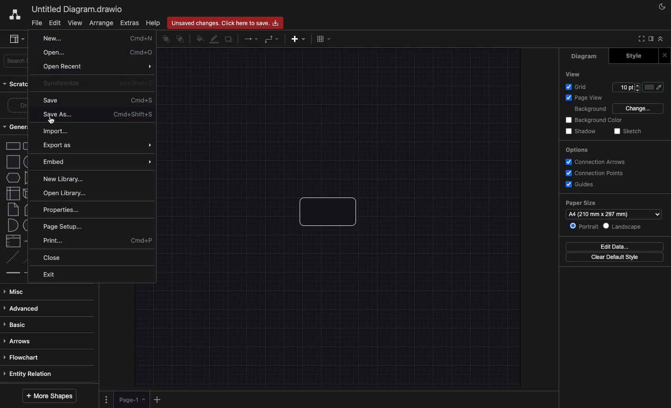  I want to click on Page view, so click(585, 98).